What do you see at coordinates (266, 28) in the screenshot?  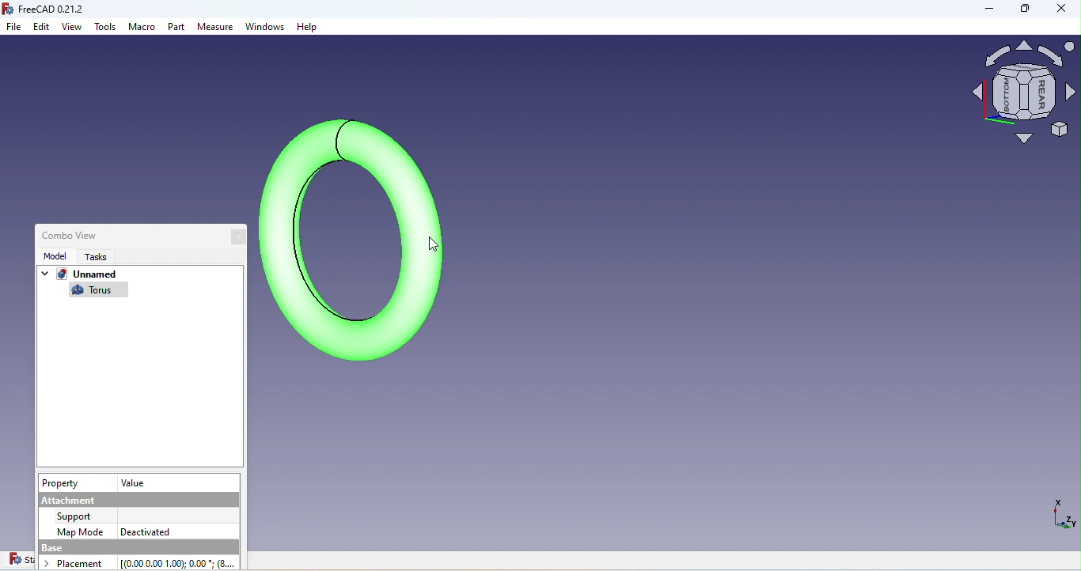 I see `Windows` at bounding box center [266, 28].